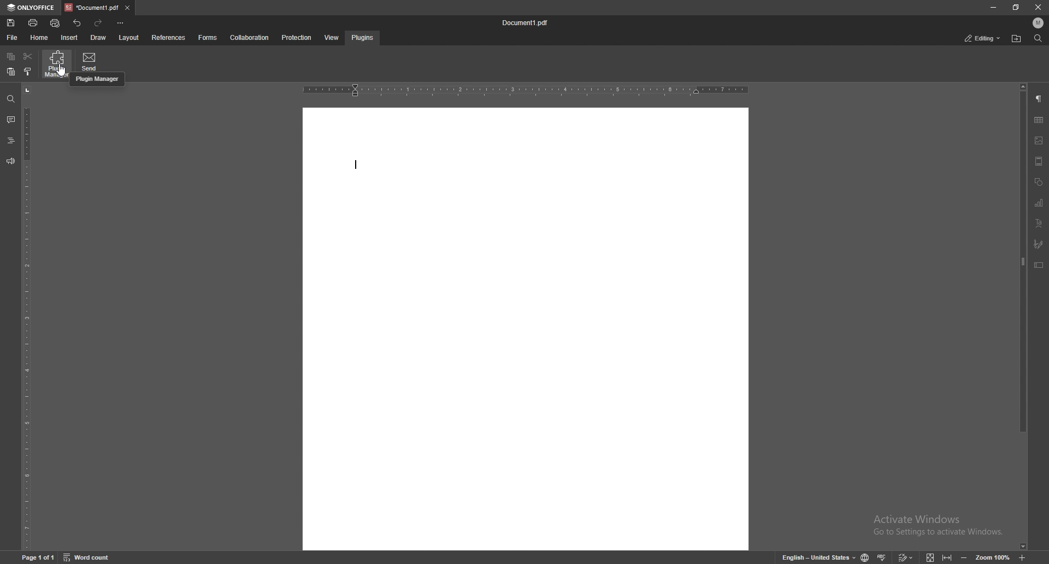 This screenshot has width=1049, height=564. What do you see at coordinates (99, 24) in the screenshot?
I see `redo` at bounding box center [99, 24].